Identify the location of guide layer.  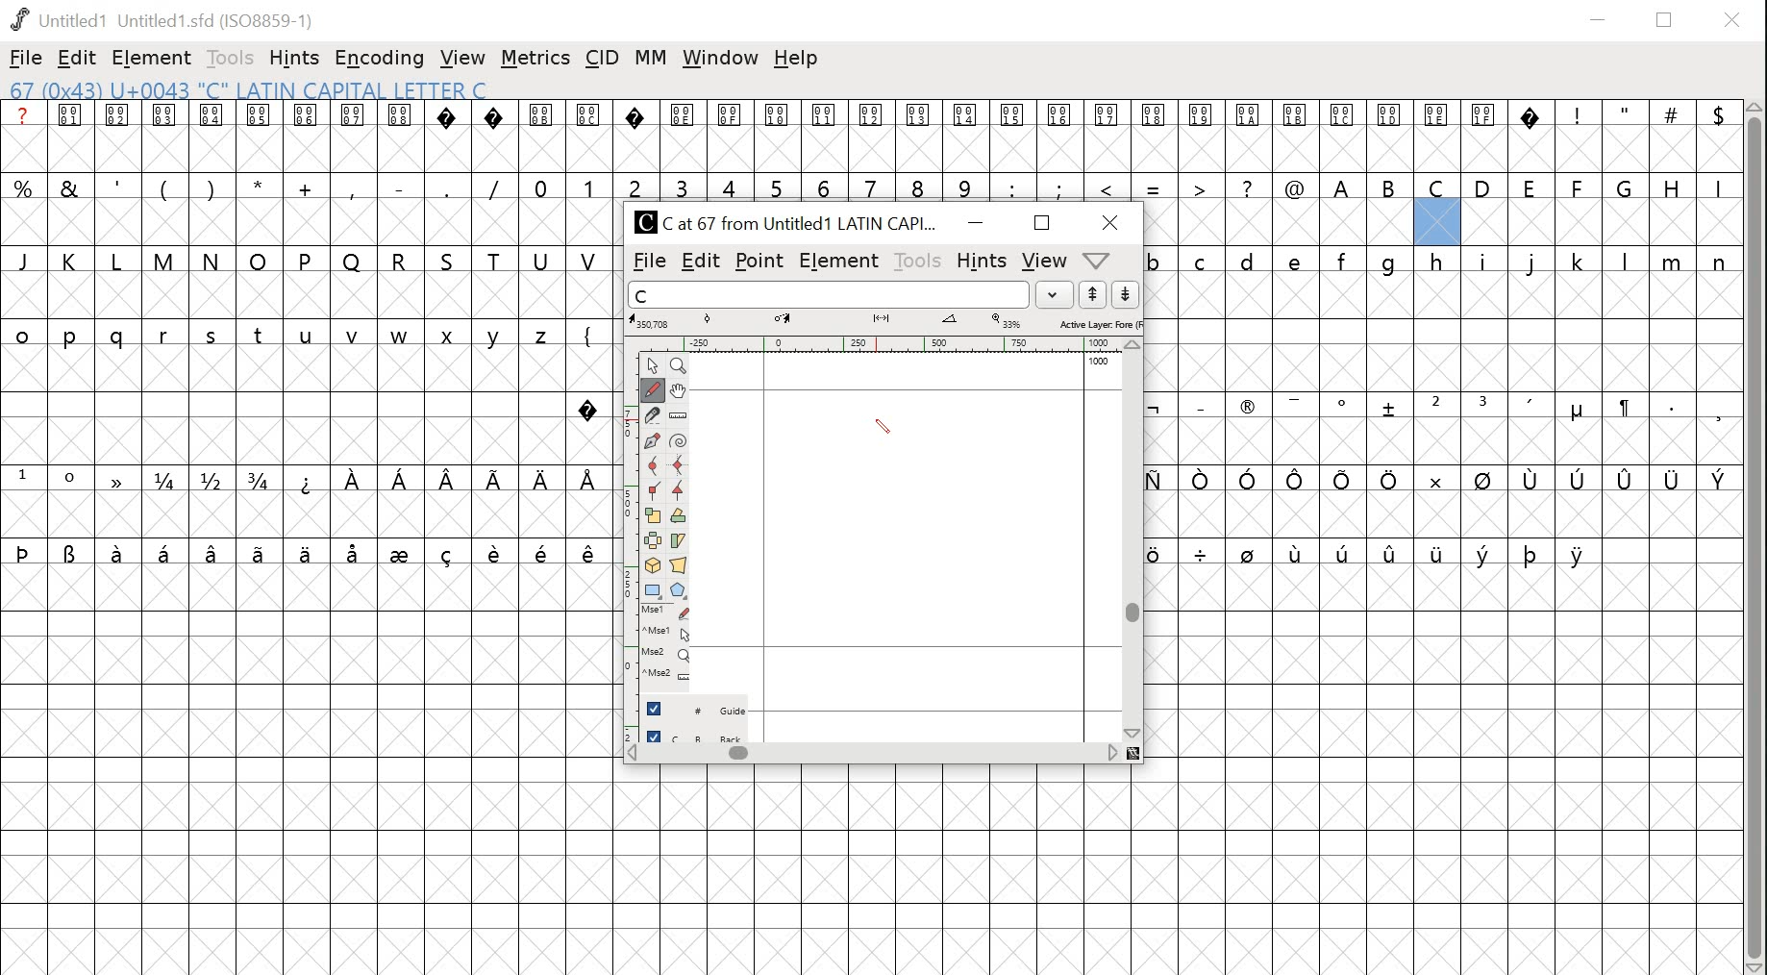
(699, 707).